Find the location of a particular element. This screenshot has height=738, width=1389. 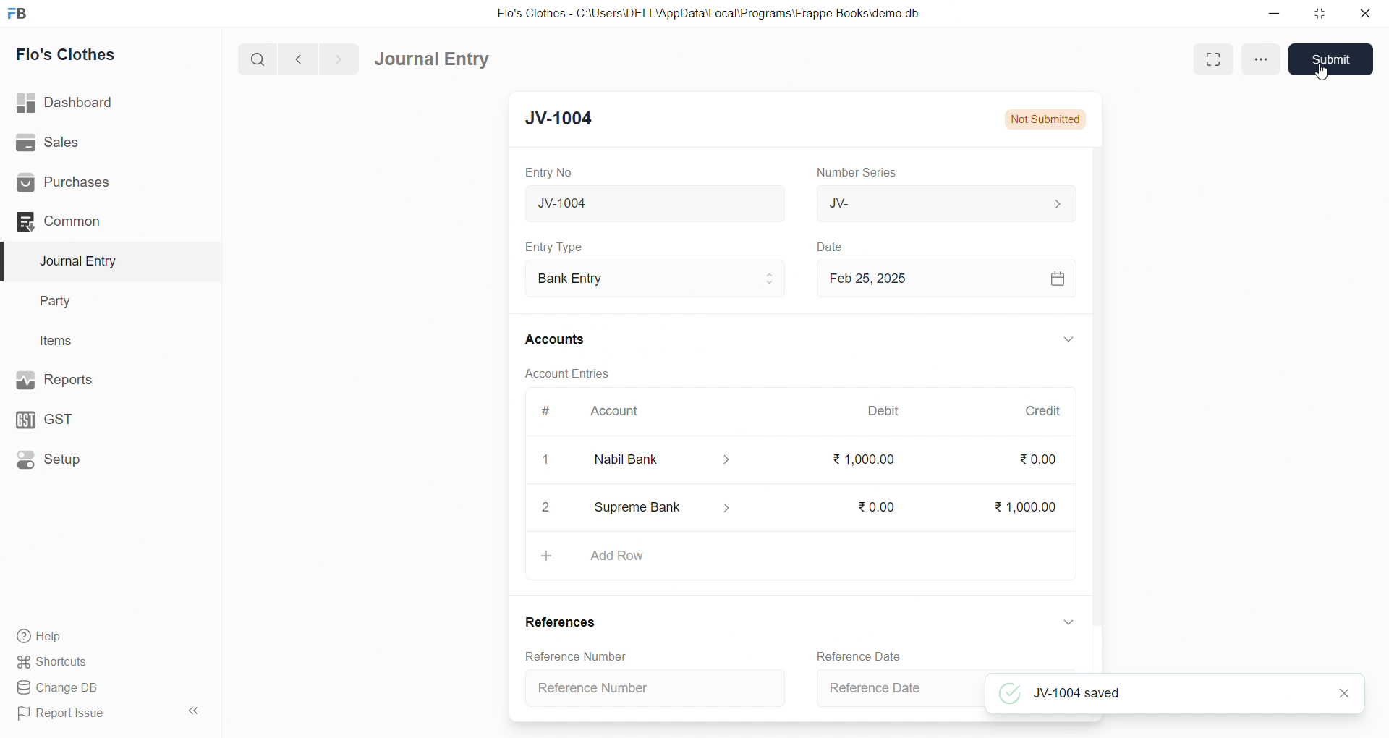

Debit is located at coordinates (884, 412).